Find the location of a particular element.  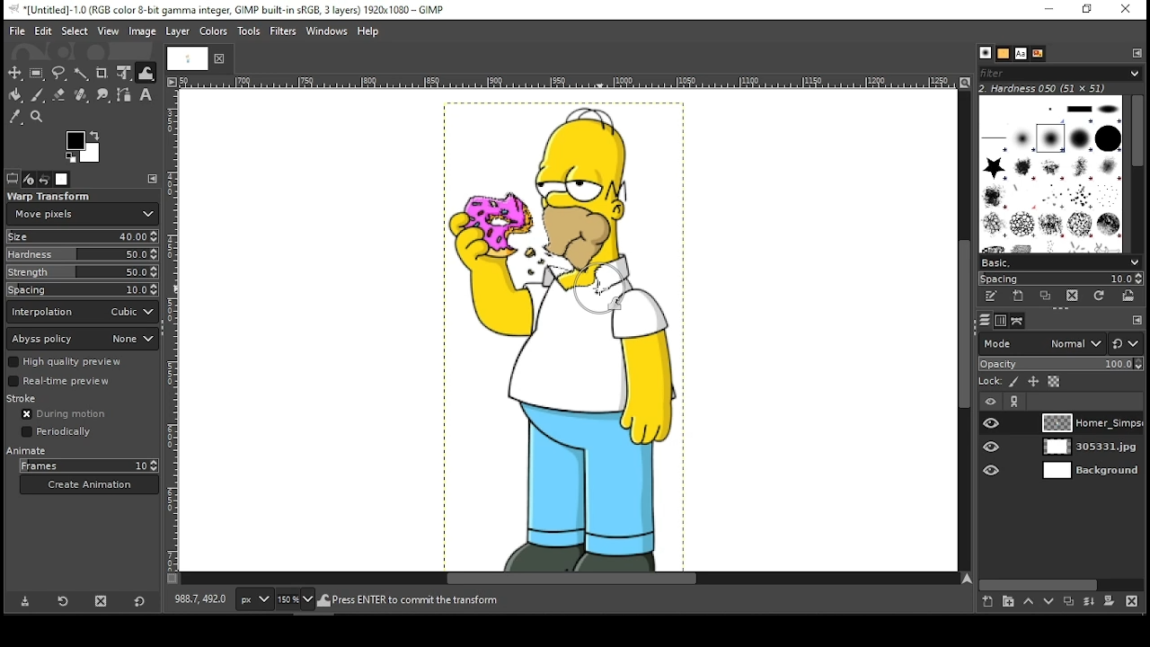

lock pixels is located at coordinates (1014, 382).